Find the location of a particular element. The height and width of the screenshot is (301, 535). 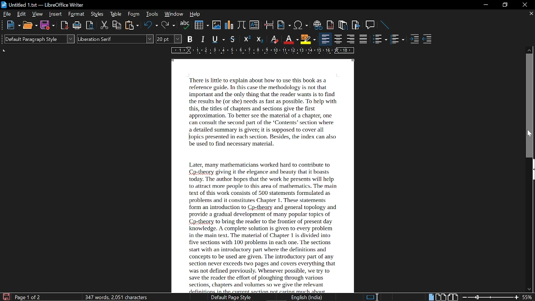

spelling is located at coordinates (185, 26).